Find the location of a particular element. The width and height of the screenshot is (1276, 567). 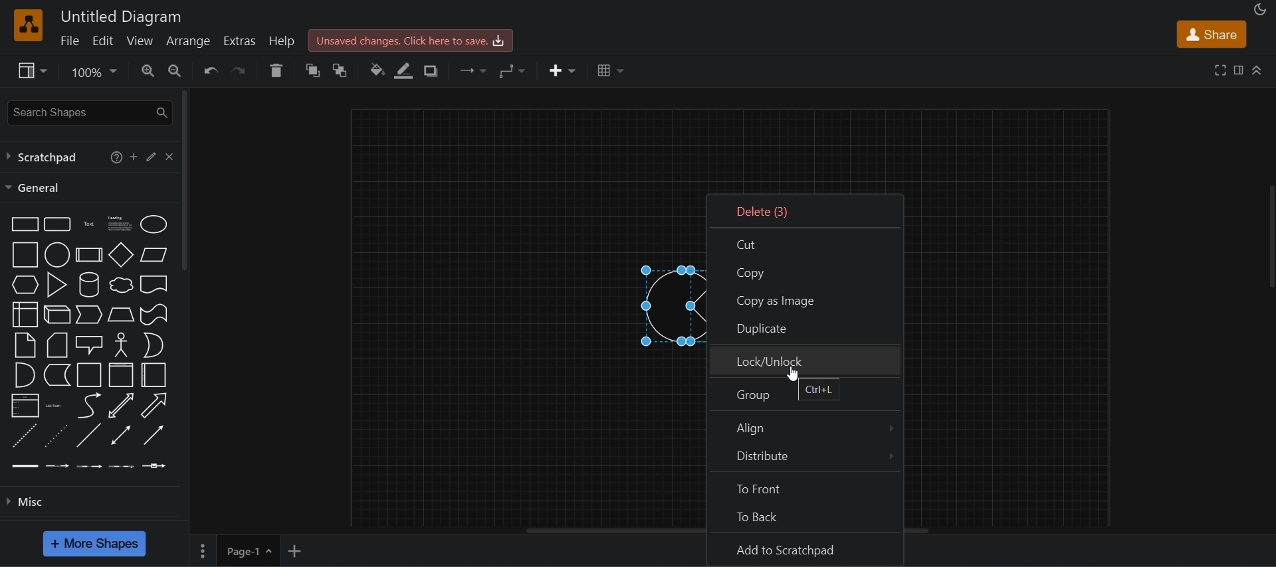

line color is located at coordinates (404, 71).